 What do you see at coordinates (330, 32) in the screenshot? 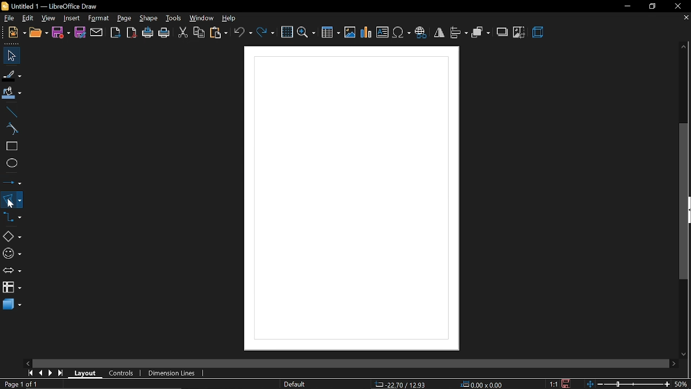
I see `insert table` at bounding box center [330, 32].